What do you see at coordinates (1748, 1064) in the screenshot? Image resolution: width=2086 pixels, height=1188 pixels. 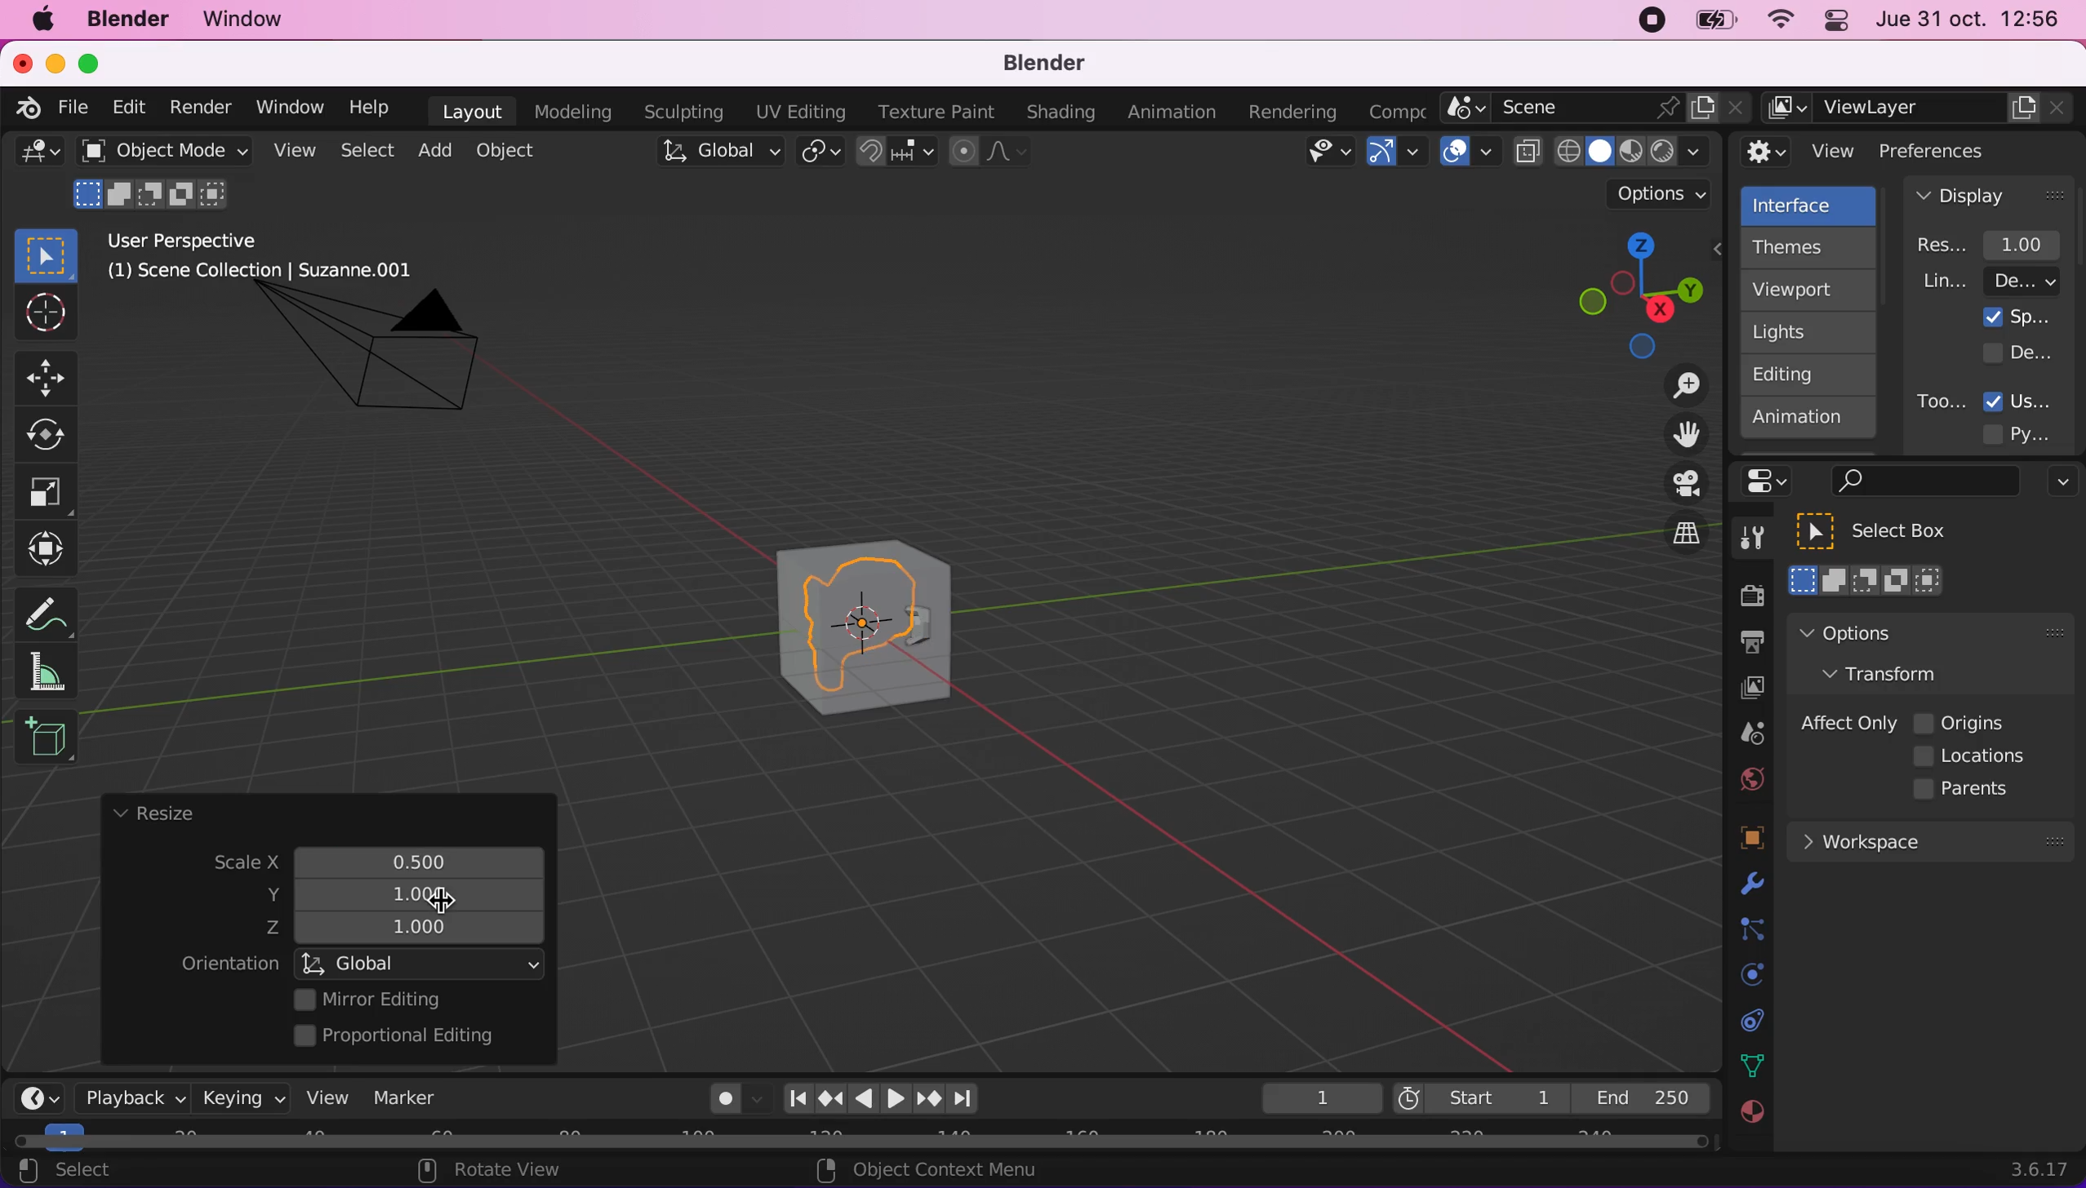 I see `data` at bounding box center [1748, 1064].